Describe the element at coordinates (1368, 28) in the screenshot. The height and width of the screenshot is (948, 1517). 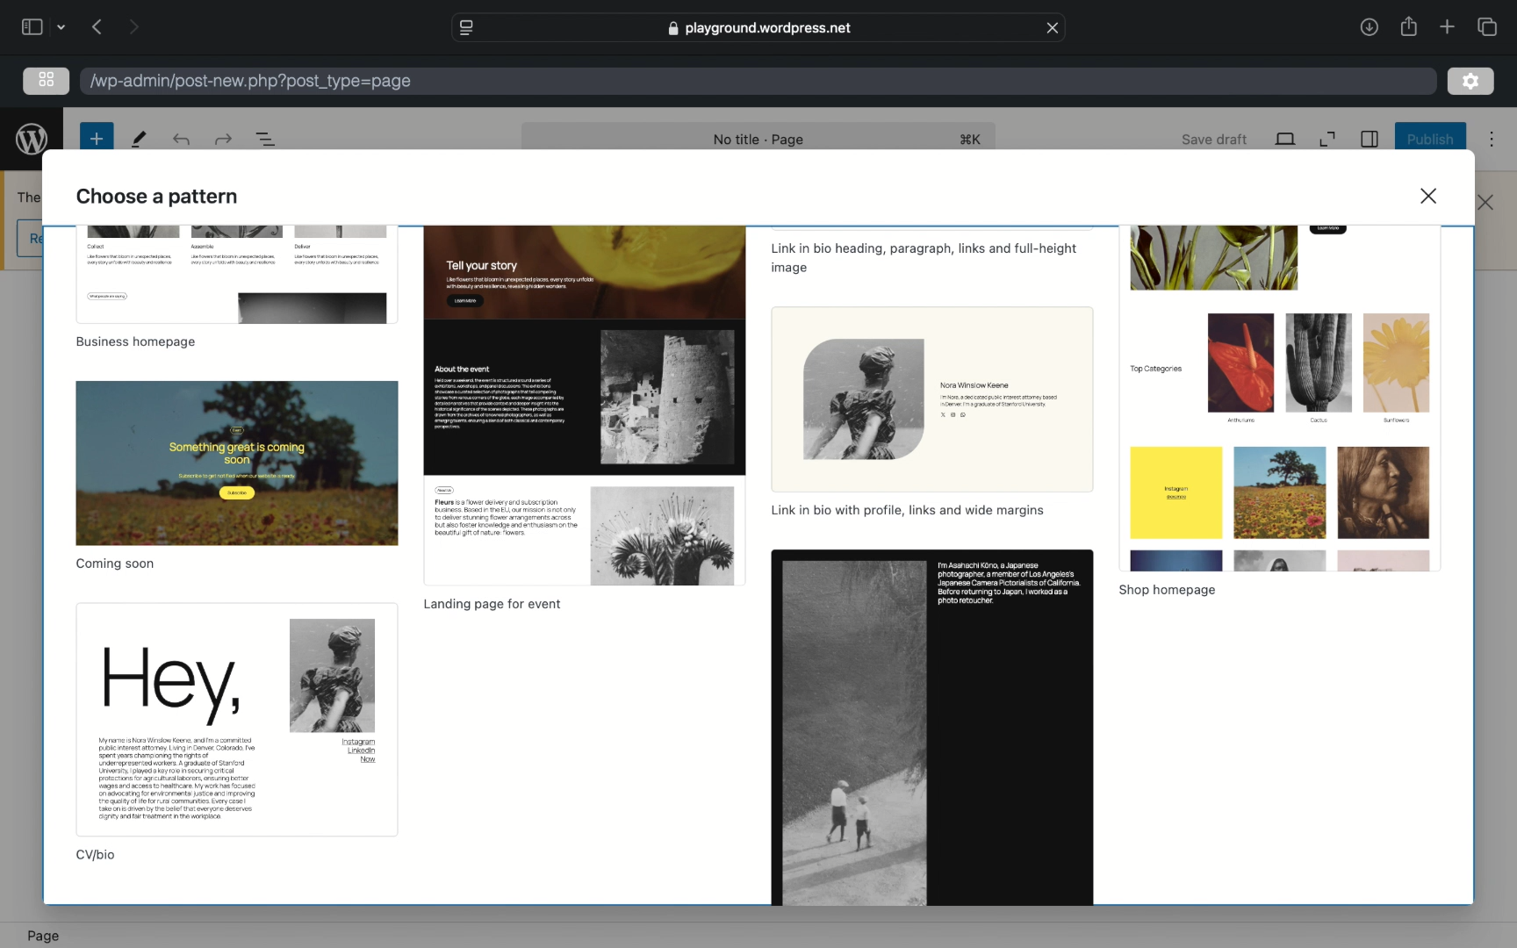
I see `share` at that location.